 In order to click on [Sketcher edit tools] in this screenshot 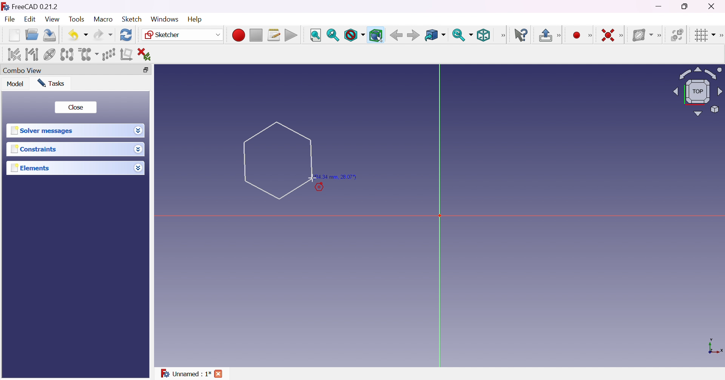, I will do `click(720, 36)`.